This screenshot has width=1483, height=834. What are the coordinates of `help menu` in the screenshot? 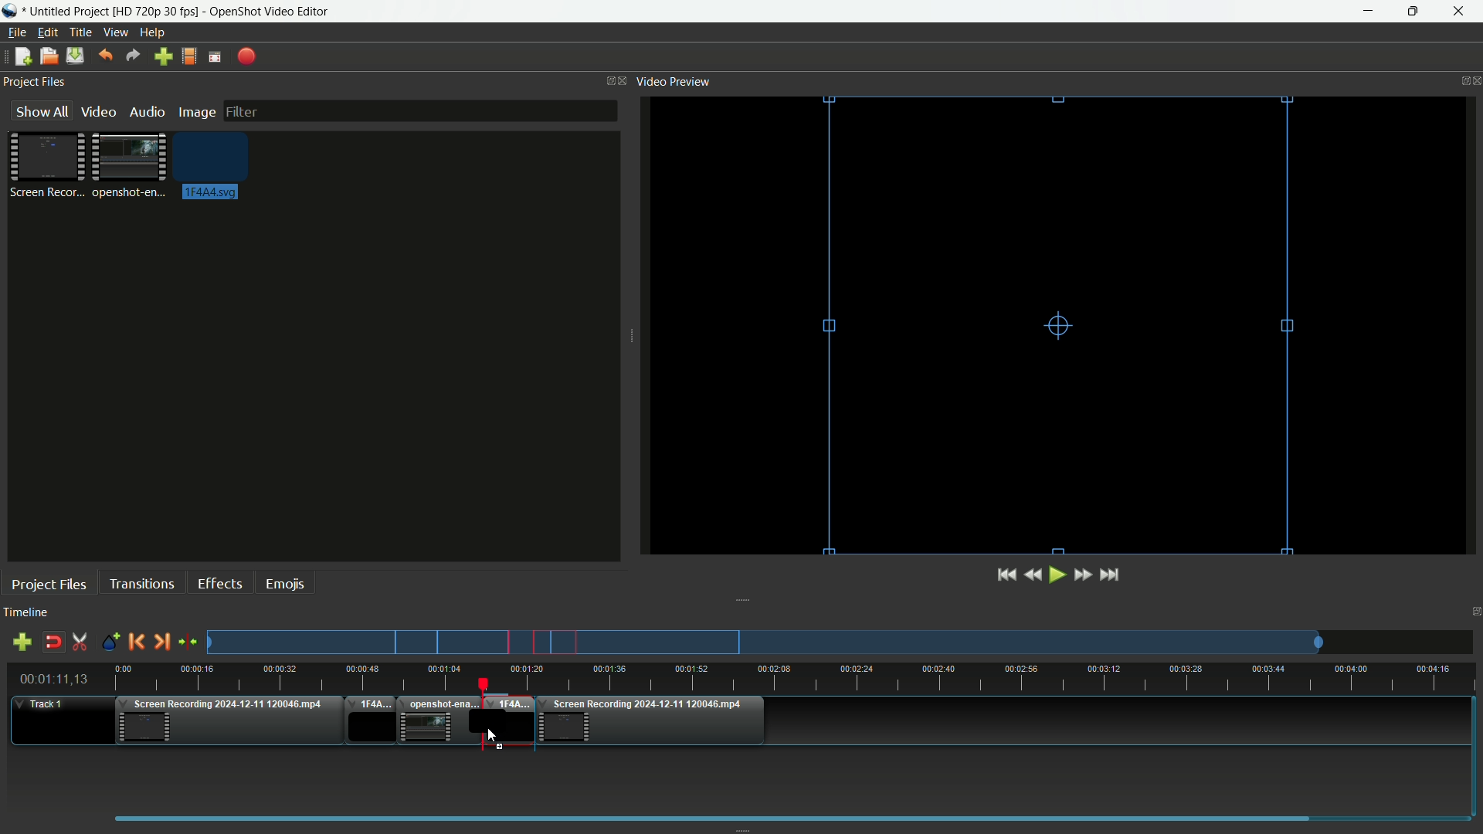 It's located at (154, 33).